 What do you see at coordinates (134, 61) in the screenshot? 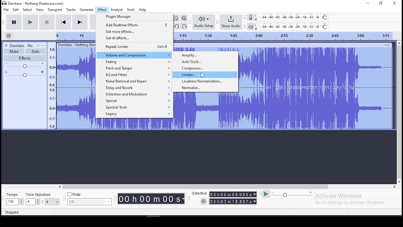
I see `fading` at bounding box center [134, 61].